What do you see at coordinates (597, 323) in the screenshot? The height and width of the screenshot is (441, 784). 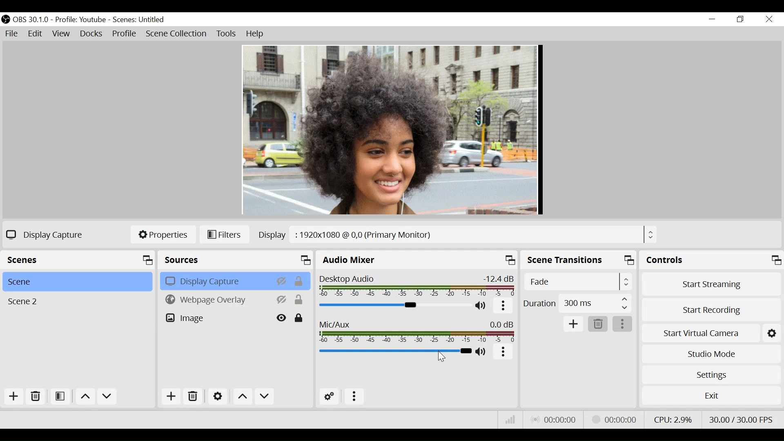 I see `Delete` at bounding box center [597, 323].